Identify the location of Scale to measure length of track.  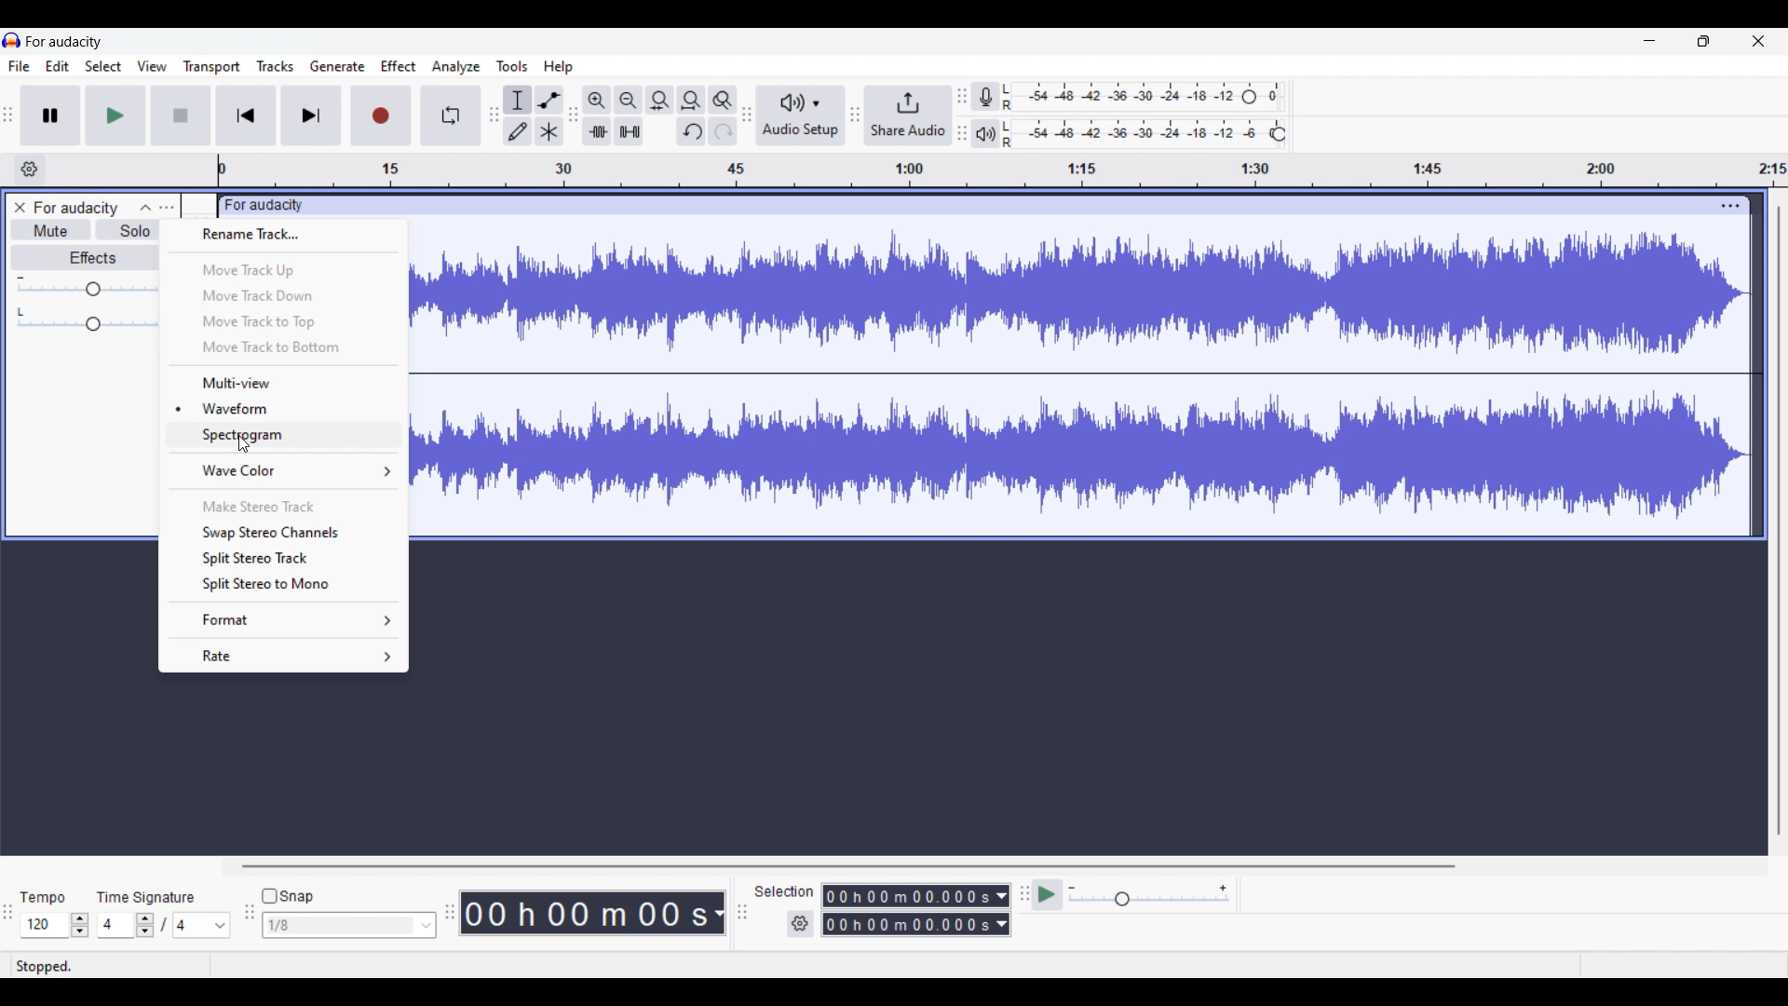
(1002, 170).